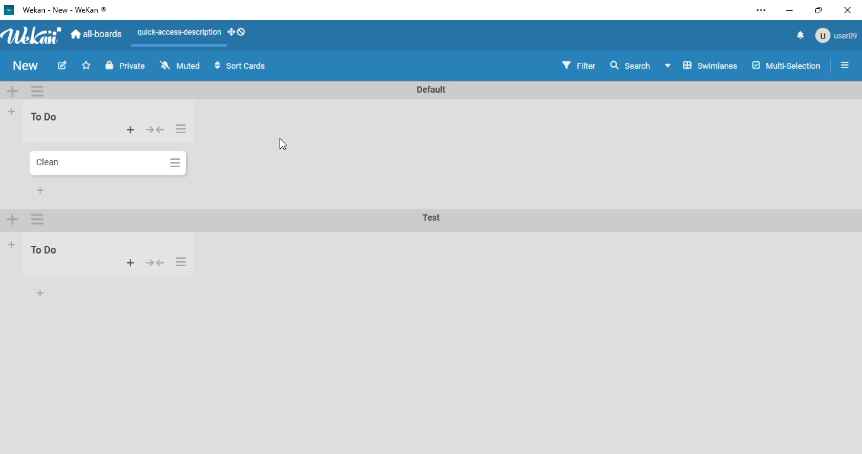 The image size is (862, 454). Describe the element at coordinates (43, 117) in the screenshot. I see `list name` at that location.